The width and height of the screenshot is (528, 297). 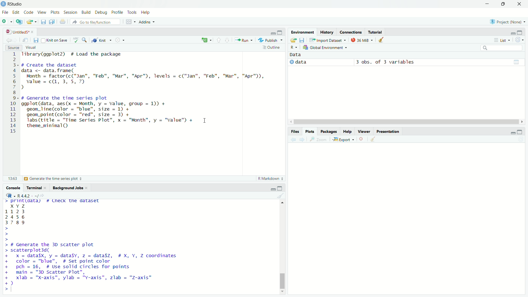 What do you see at coordinates (219, 40) in the screenshot?
I see `go to previous chunk/section` at bounding box center [219, 40].